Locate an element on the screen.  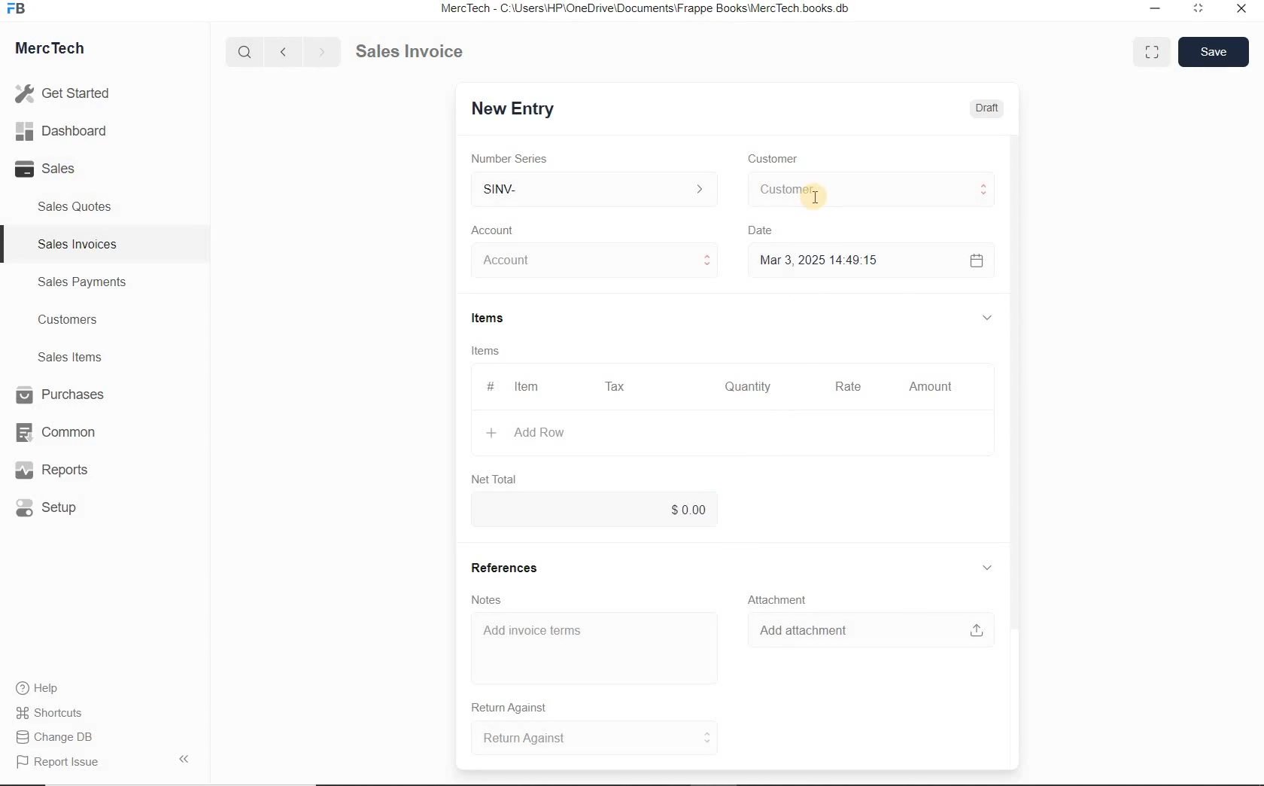
Sales Invoices is located at coordinates (78, 244).